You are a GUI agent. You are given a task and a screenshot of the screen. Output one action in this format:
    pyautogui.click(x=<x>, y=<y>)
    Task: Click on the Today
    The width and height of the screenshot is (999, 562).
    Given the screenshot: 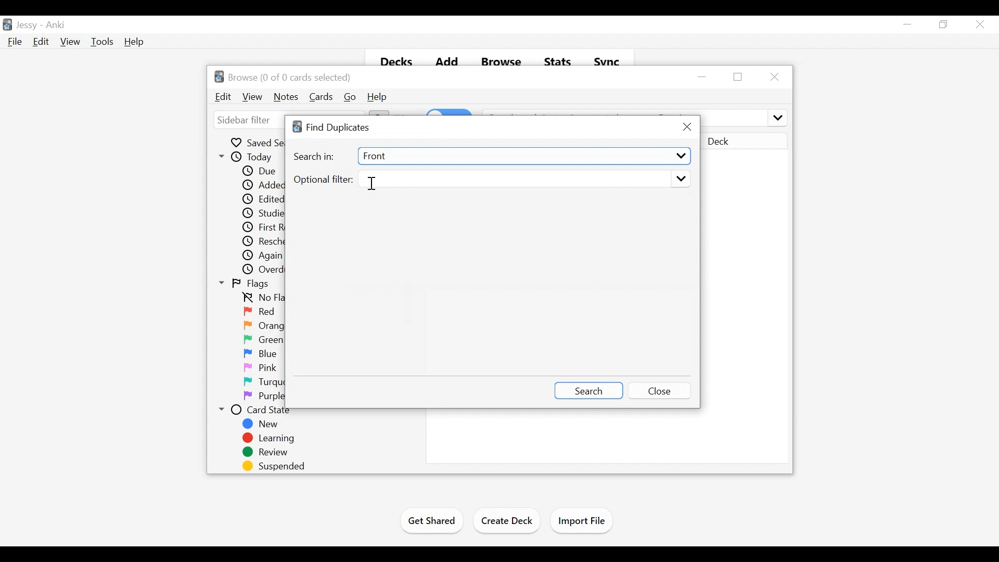 What is the action you would take?
    pyautogui.click(x=247, y=157)
    